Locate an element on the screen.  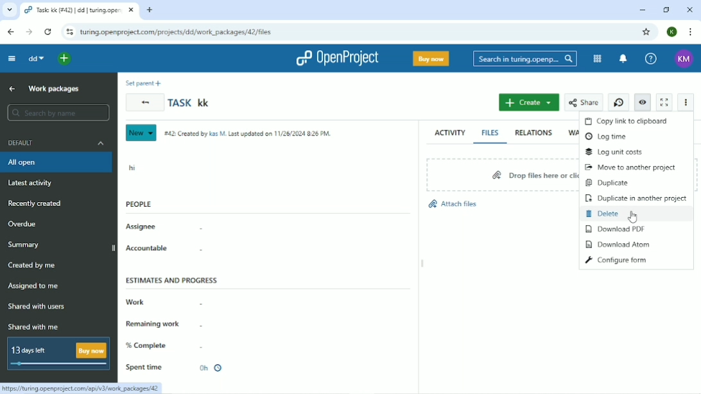
Log unit costs is located at coordinates (616, 152).